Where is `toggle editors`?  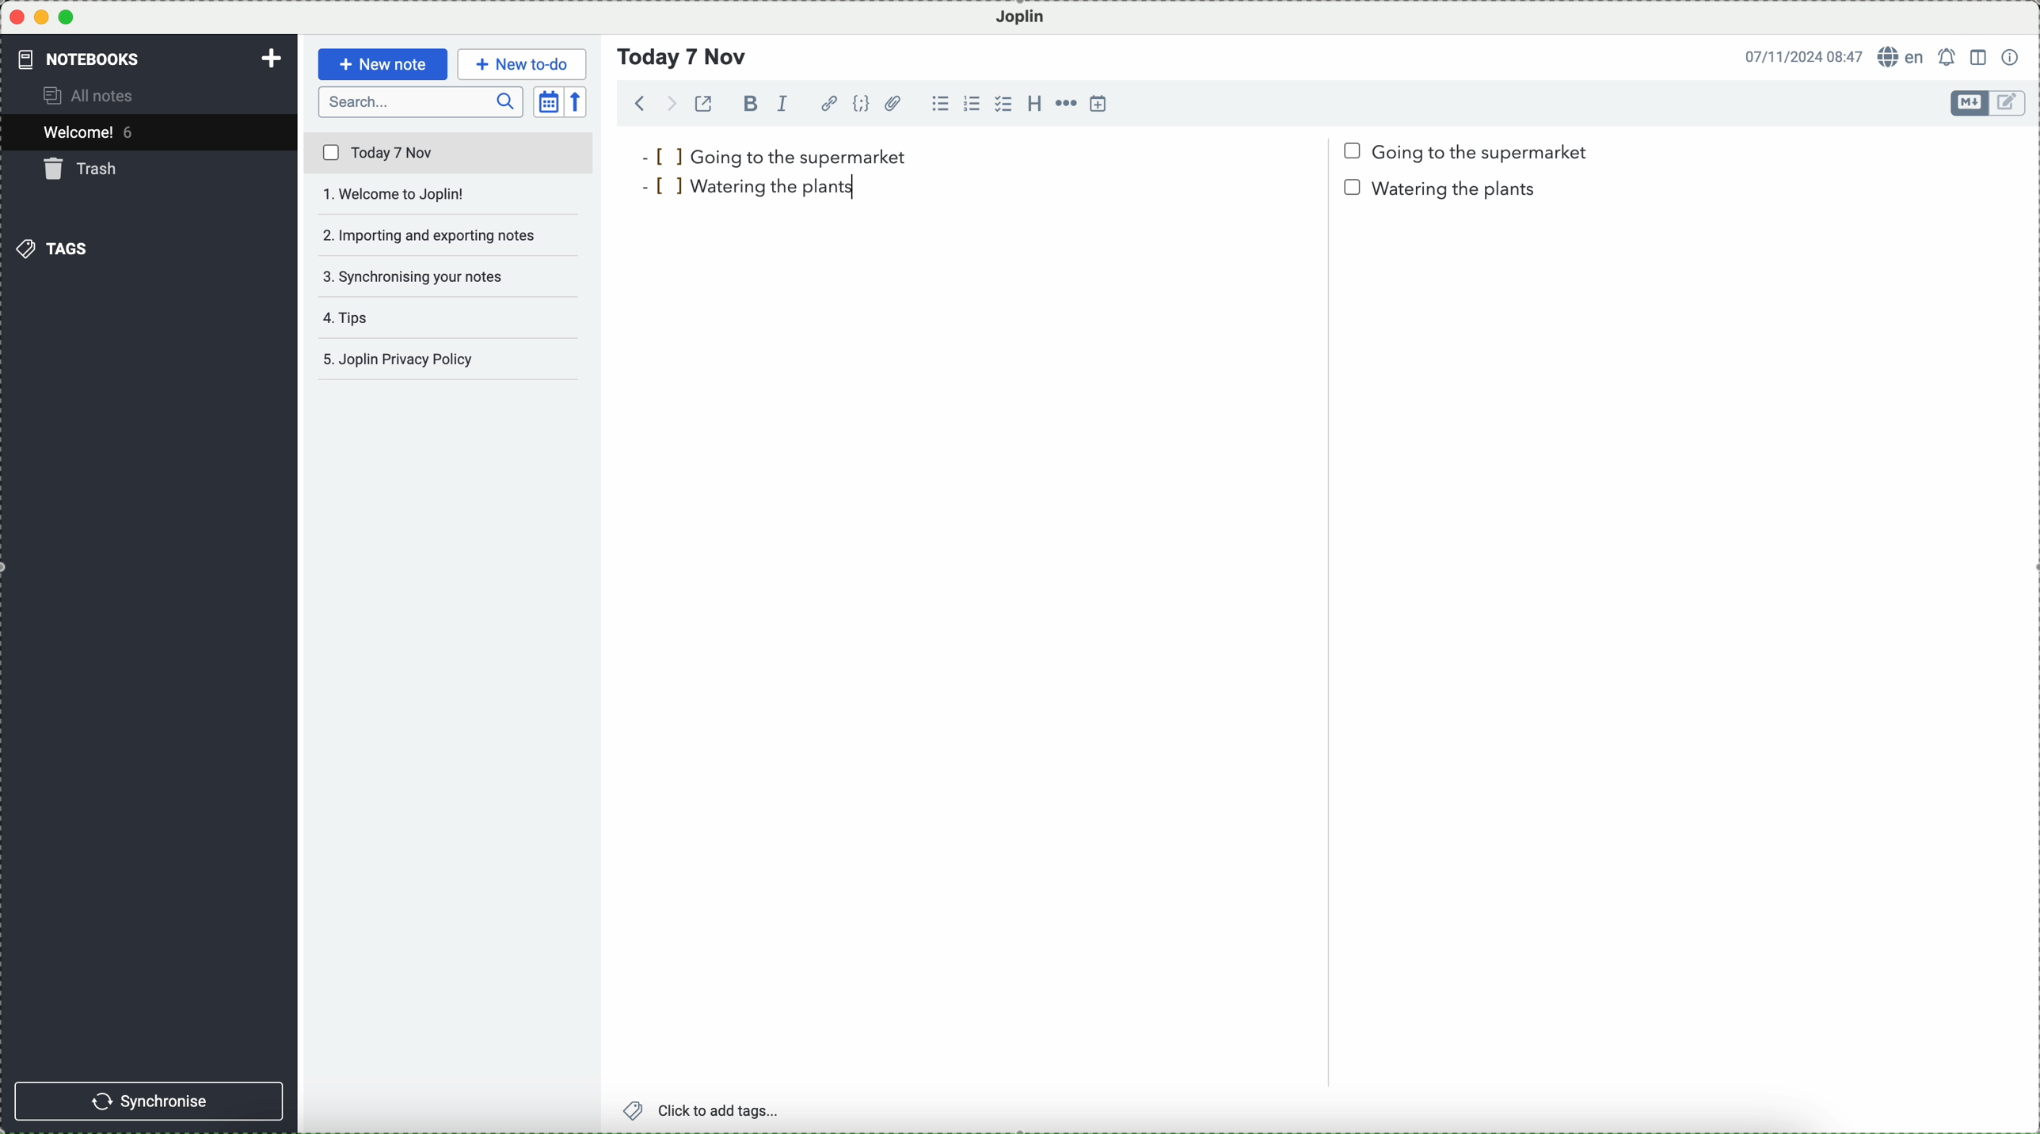
toggle editors is located at coordinates (1970, 103).